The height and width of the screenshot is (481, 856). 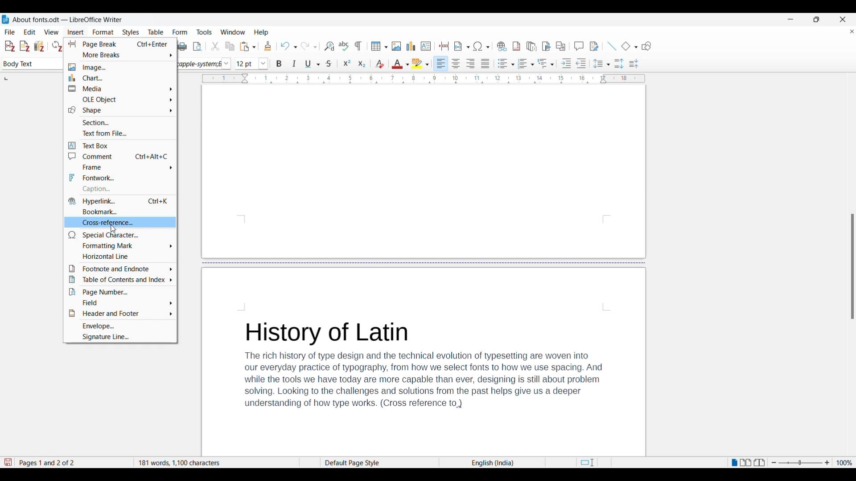 I want to click on Zoom in, so click(x=827, y=463).